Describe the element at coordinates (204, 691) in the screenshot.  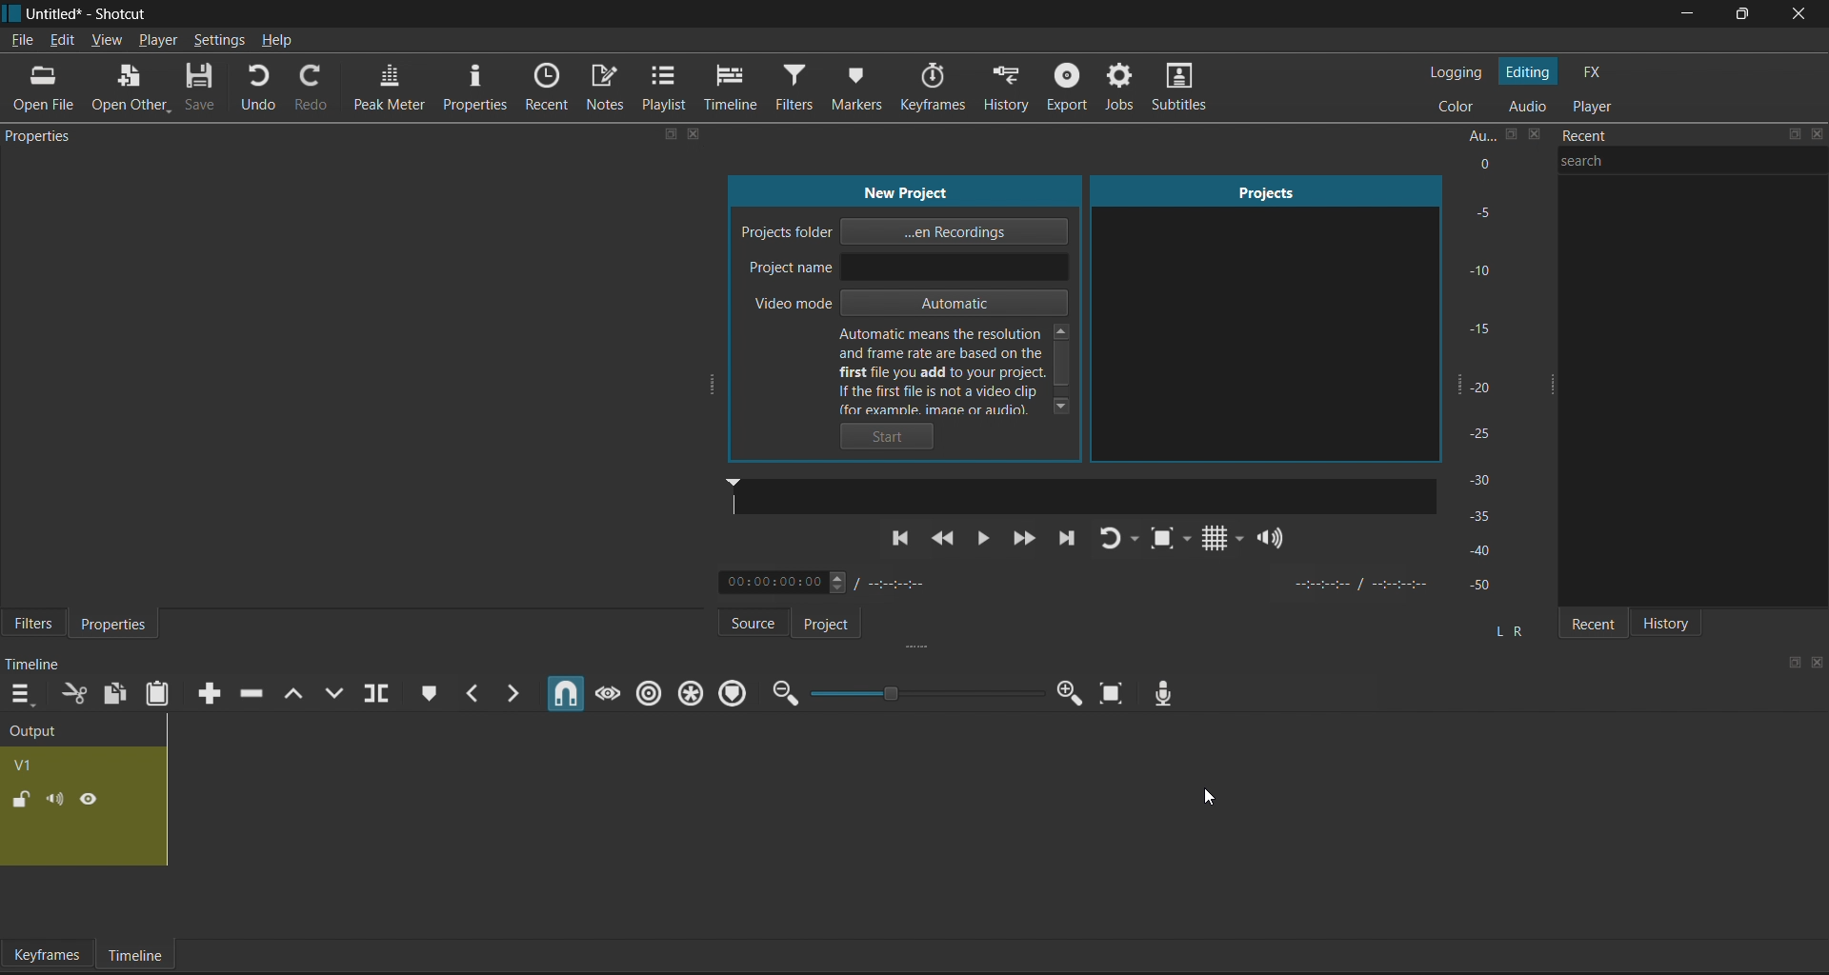
I see `Append` at that location.